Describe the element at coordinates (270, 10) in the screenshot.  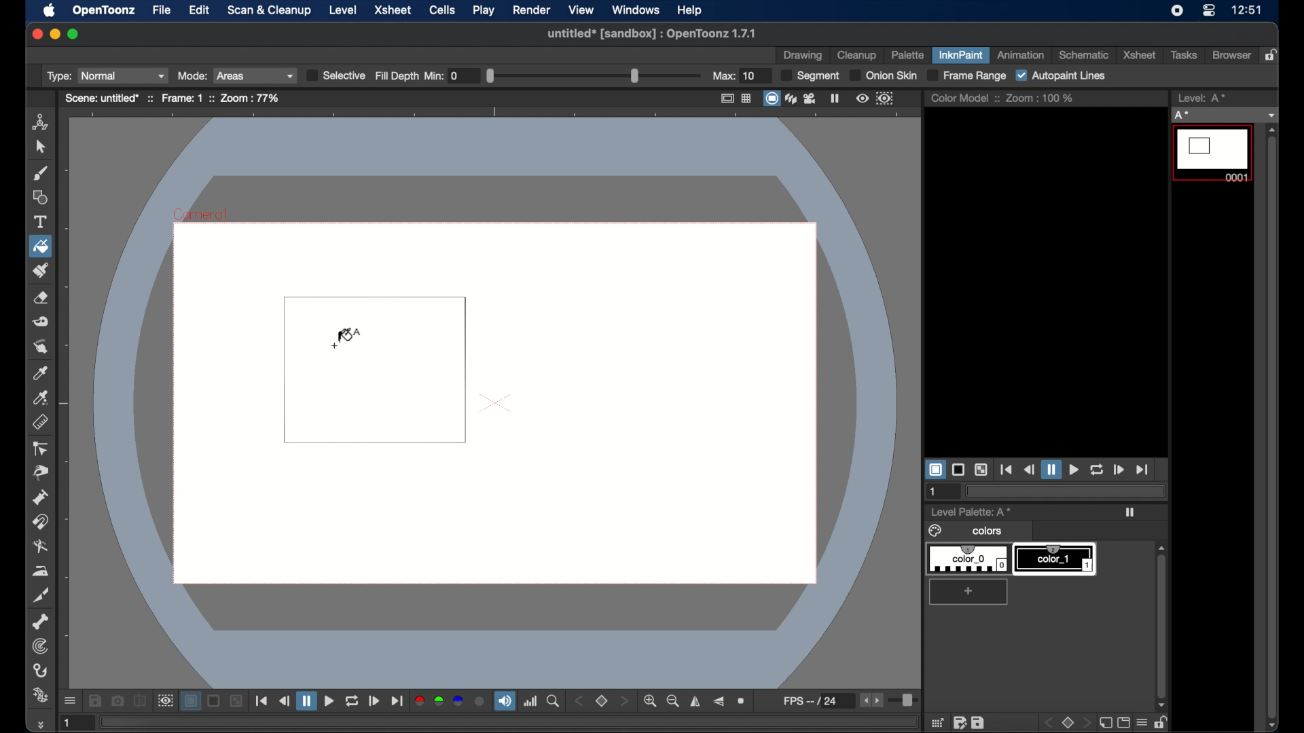
I see `scan and cleanup` at that location.